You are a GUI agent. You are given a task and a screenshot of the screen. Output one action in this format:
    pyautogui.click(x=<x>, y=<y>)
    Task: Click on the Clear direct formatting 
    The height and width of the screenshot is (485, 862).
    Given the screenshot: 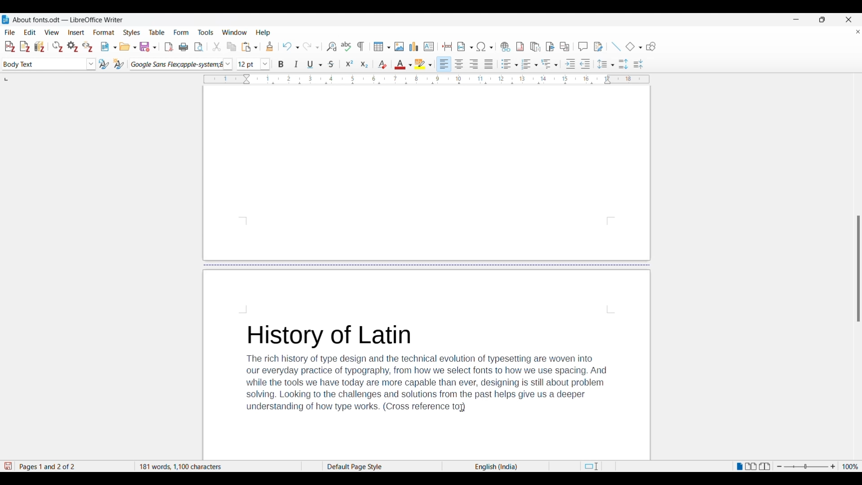 What is the action you would take?
    pyautogui.click(x=383, y=64)
    